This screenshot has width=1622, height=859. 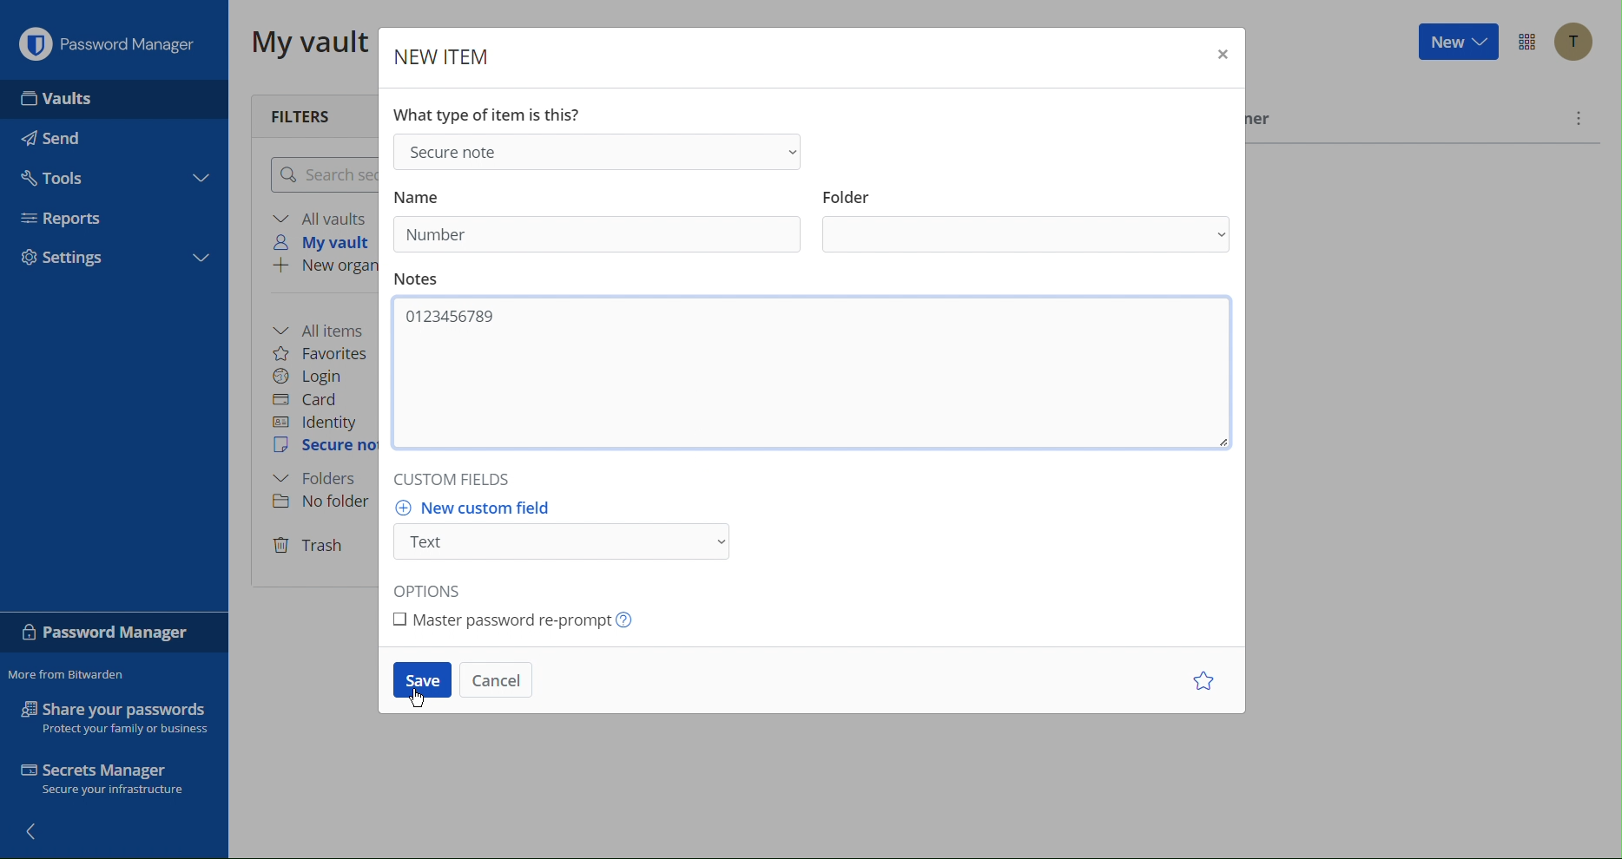 I want to click on Settings, so click(x=69, y=256).